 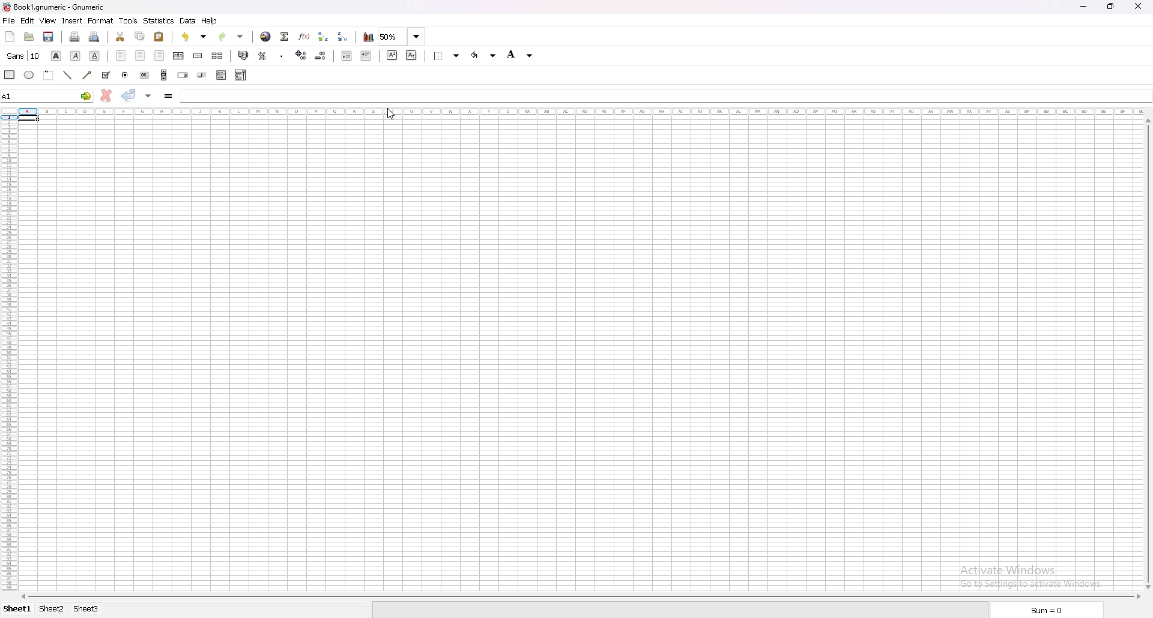 I want to click on slider, so click(x=202, y=76).